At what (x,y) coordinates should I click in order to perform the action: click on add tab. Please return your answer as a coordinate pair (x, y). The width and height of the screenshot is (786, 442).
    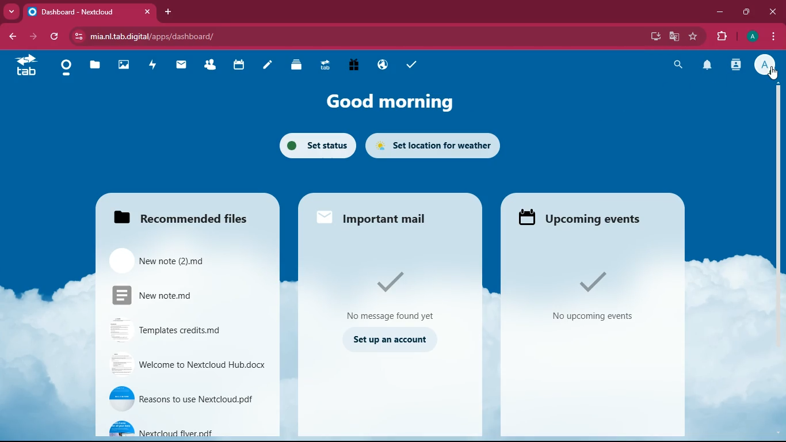
    Looking at the image, I should click on (169, 12).